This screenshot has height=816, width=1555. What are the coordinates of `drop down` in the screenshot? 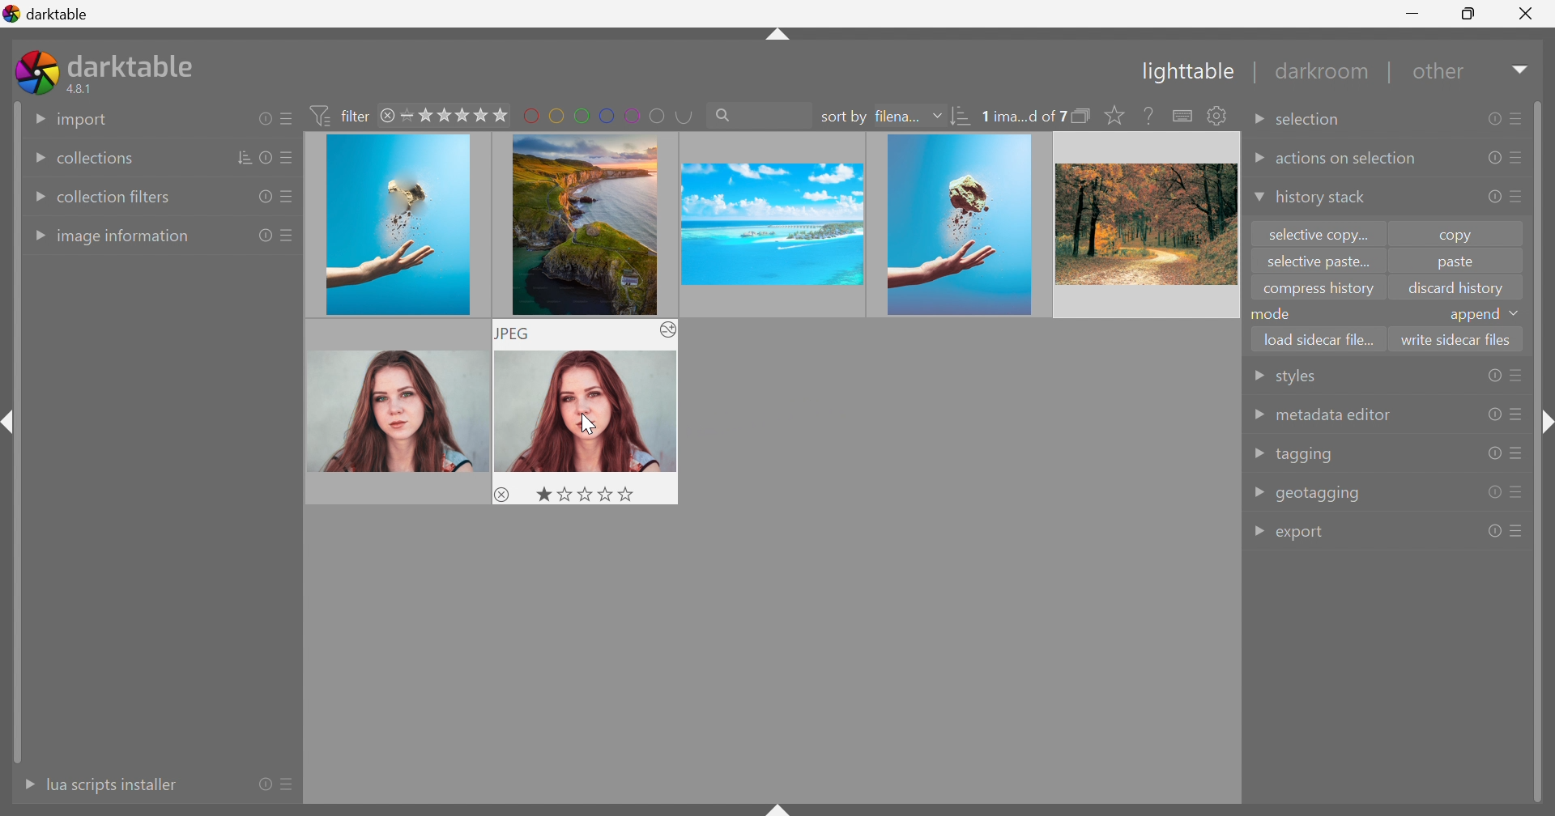 It's located at (1518, 313).